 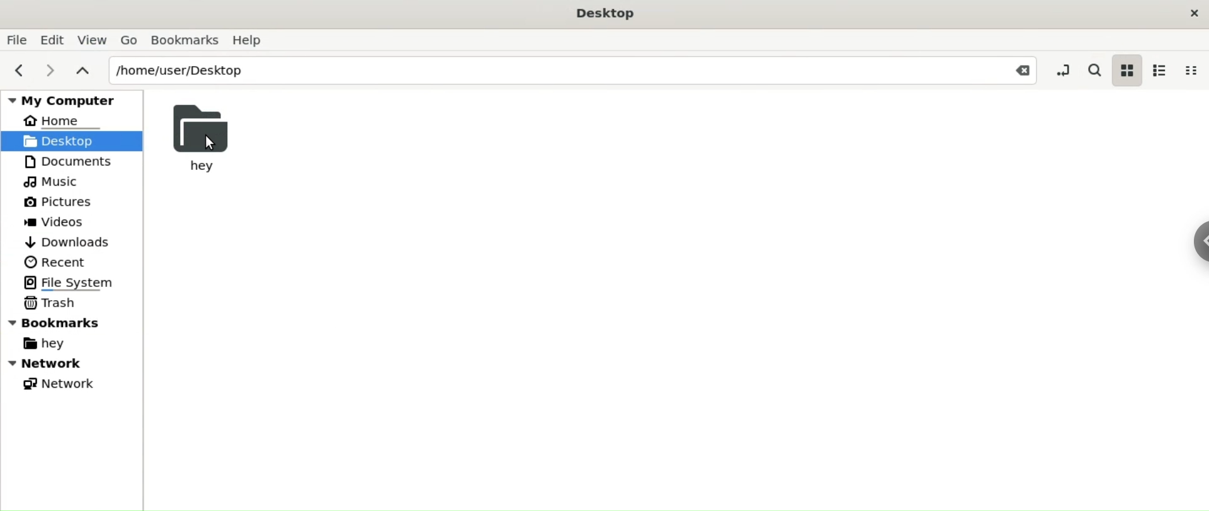 What do you see at coordinates (612, 16) in the screenshot?
I see `Desktop` at bounding box center [612, 16].